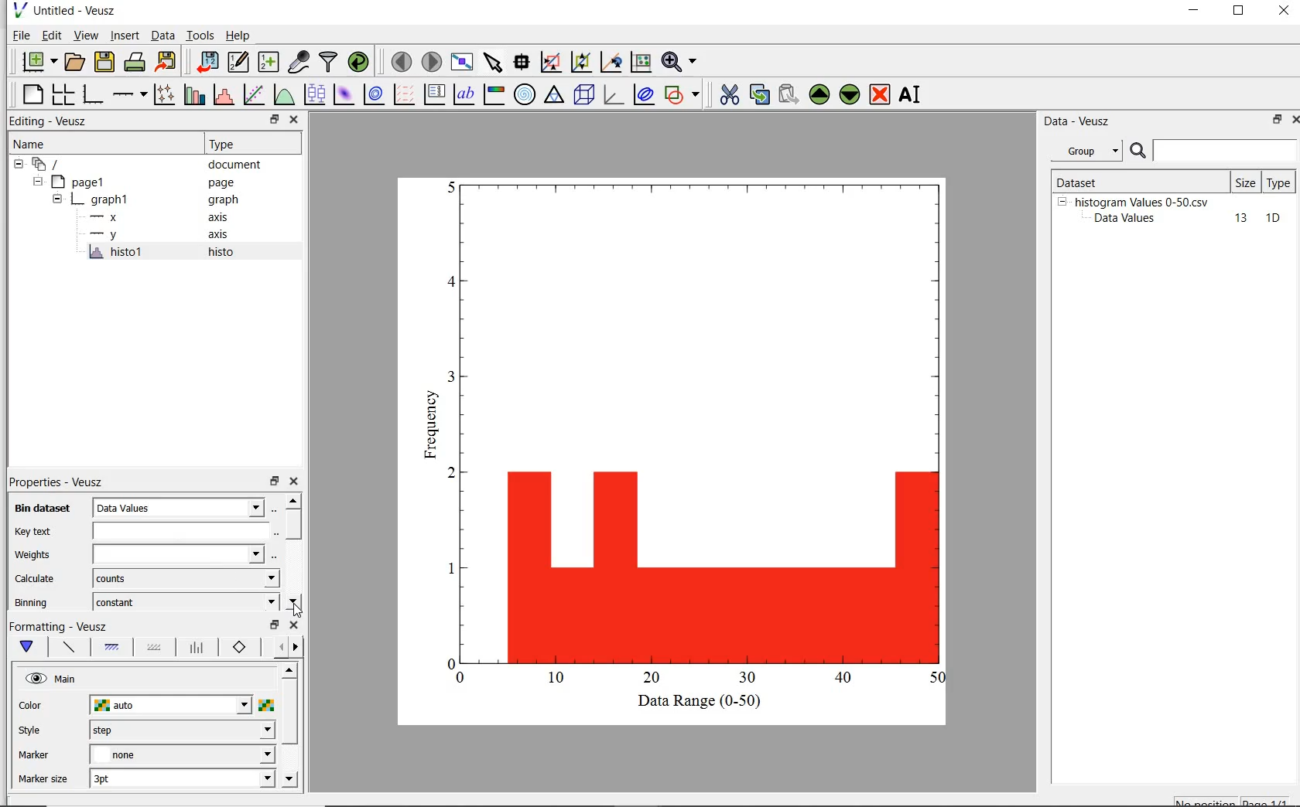 This screenshot has width=1300, height=807. What do you see at coordinates (223, 95) in the screenshot?
I see `histogram of a dataset` at bounding box center [223, 95].